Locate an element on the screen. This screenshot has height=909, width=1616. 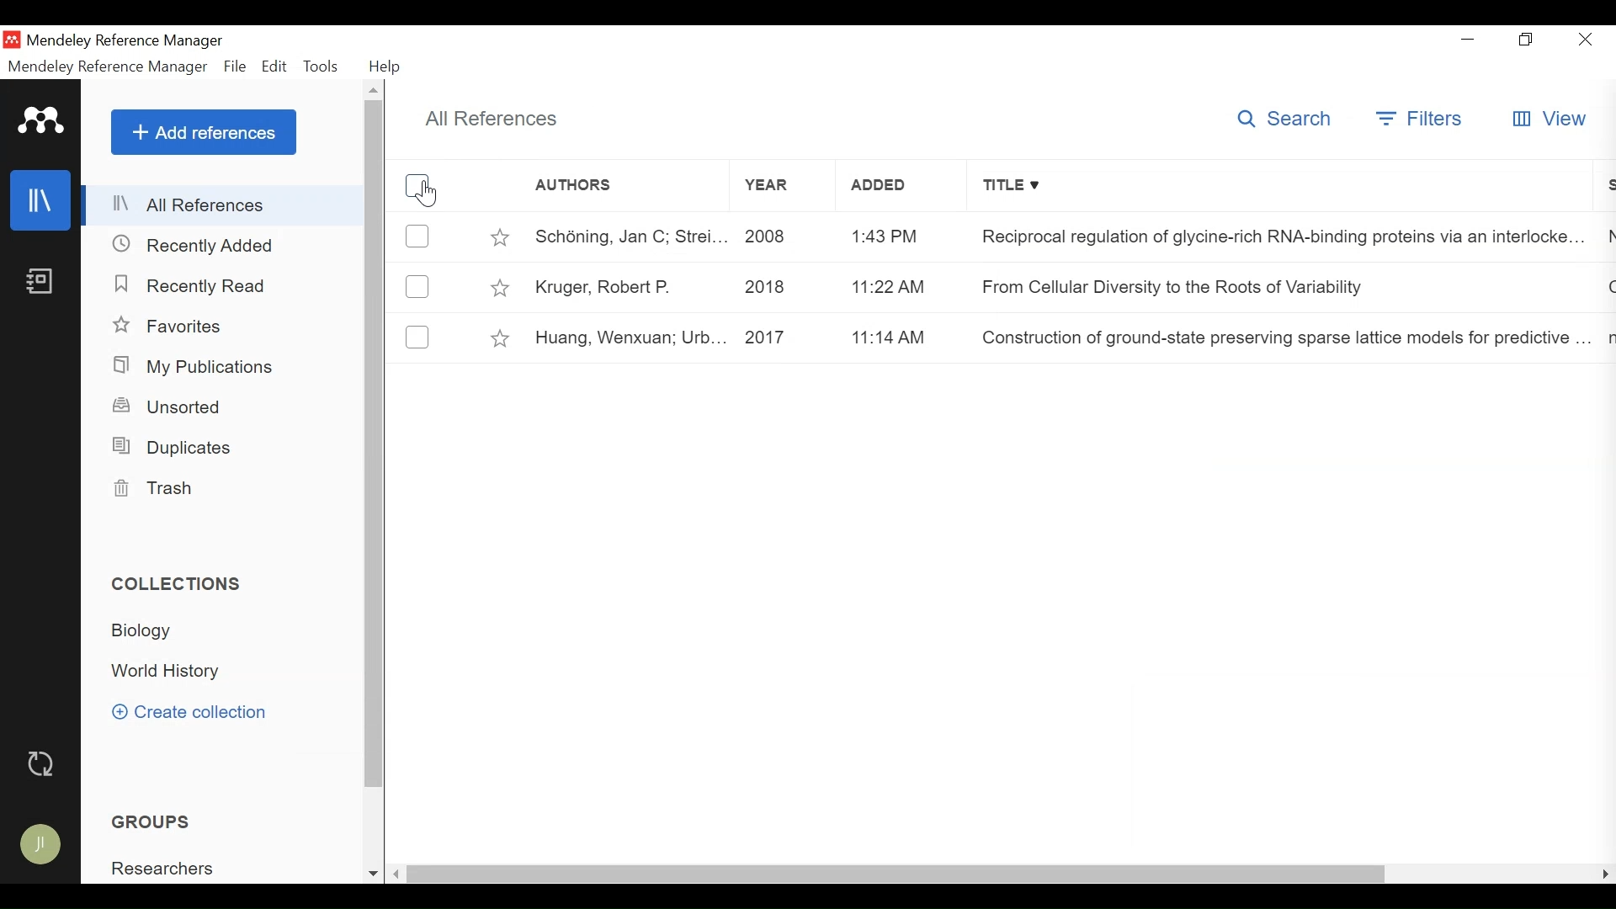
Toggle Favorites is located at coordinates (502, 287).